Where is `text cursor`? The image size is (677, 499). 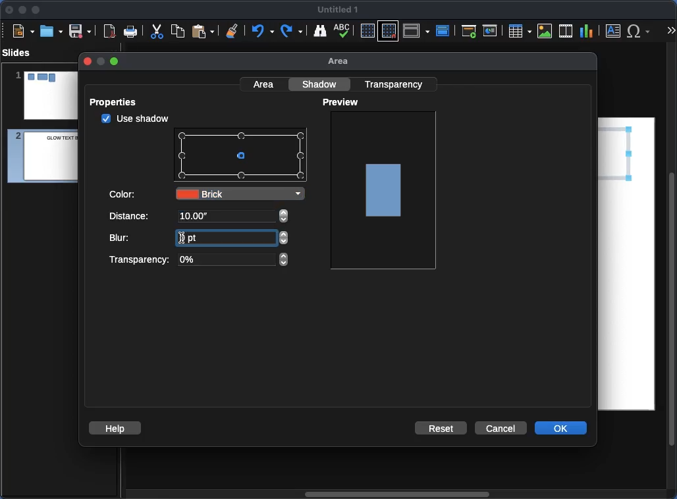 text cursor is located at coordinates (181, 238).